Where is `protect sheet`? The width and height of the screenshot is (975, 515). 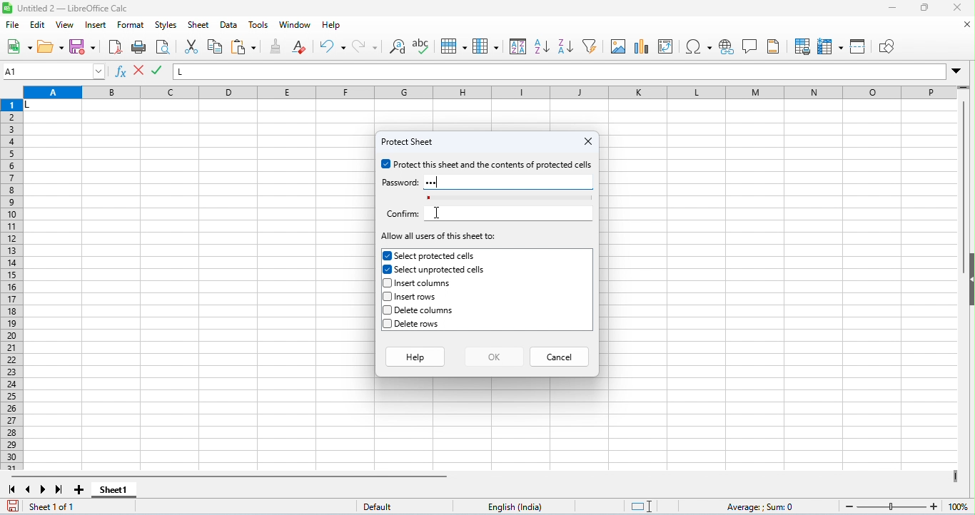
protect sheet is located at coordinates (410, 142).